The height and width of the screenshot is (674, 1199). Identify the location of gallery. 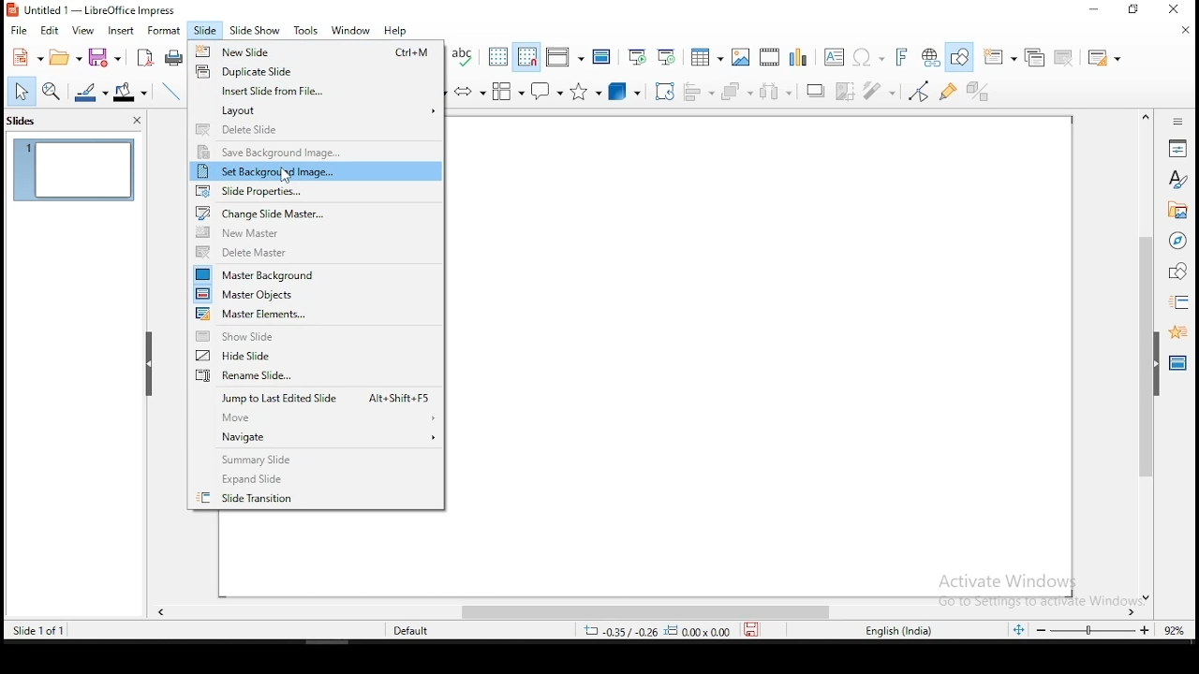
(1179, 212).